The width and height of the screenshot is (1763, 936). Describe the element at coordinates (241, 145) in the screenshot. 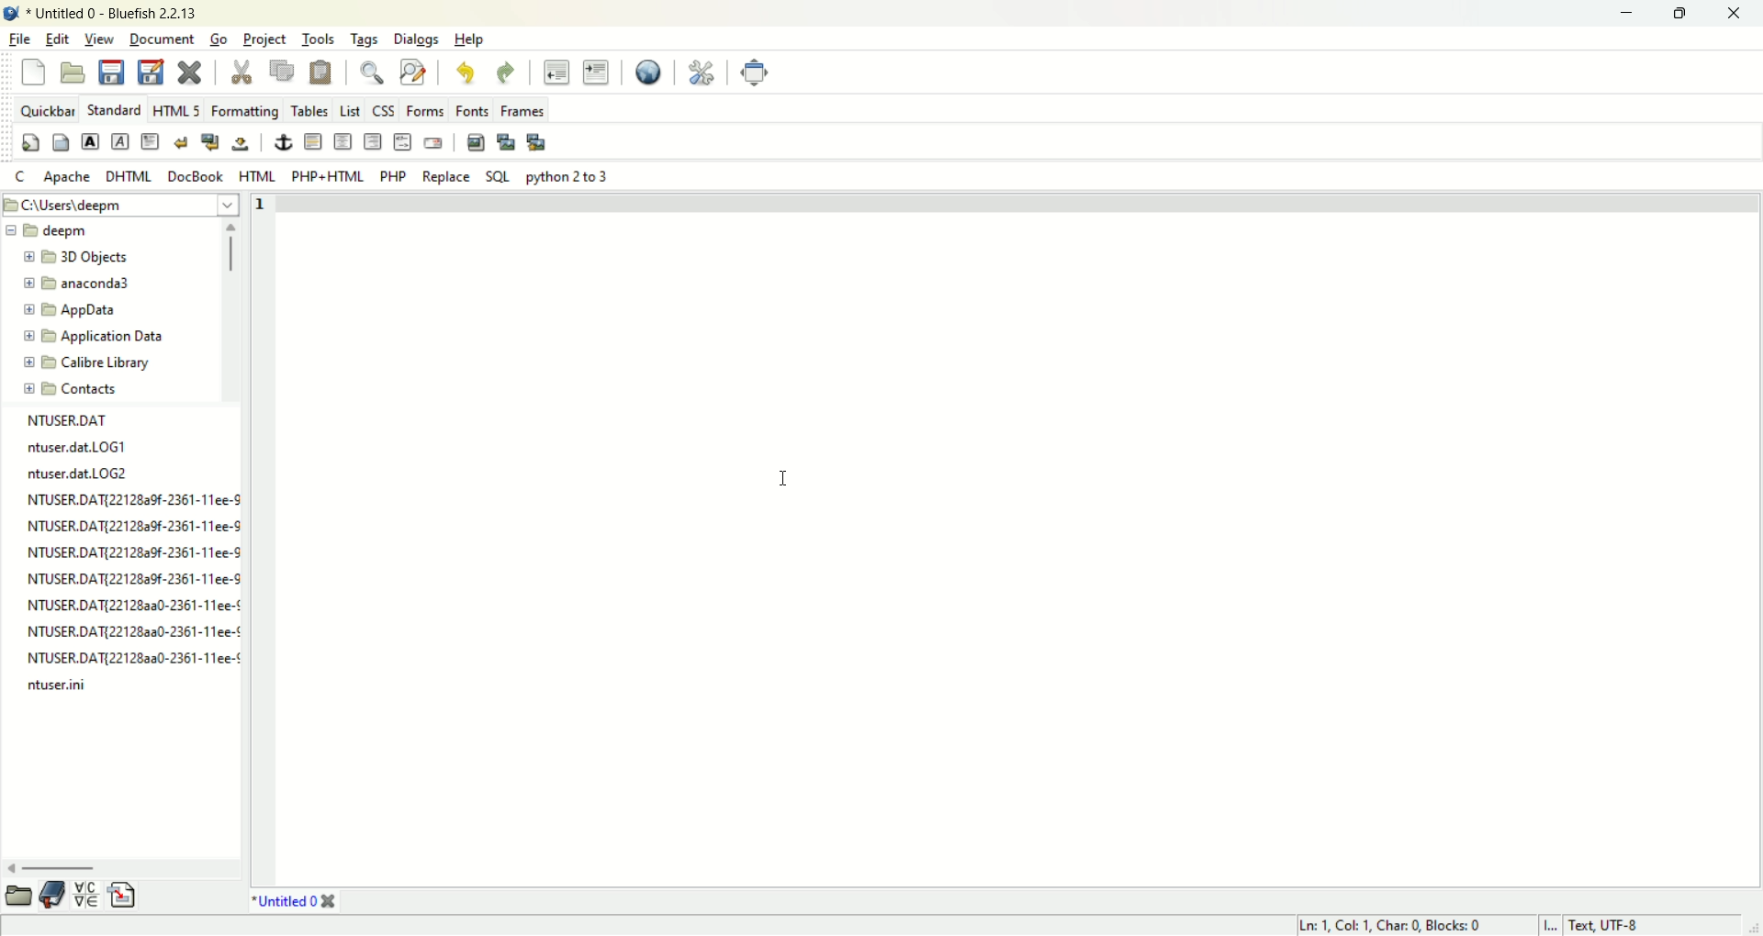

I see `non breaking space` at that location.